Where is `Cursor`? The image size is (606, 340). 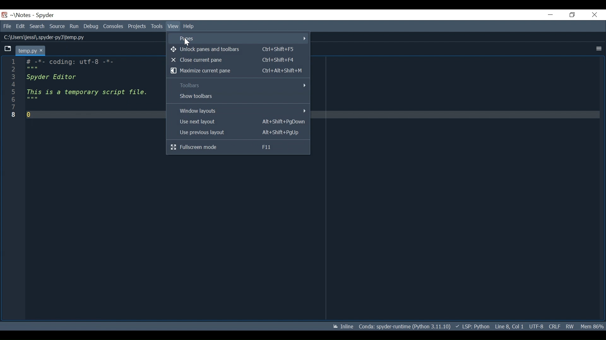 Cursor is located at coordinates (187, 42).